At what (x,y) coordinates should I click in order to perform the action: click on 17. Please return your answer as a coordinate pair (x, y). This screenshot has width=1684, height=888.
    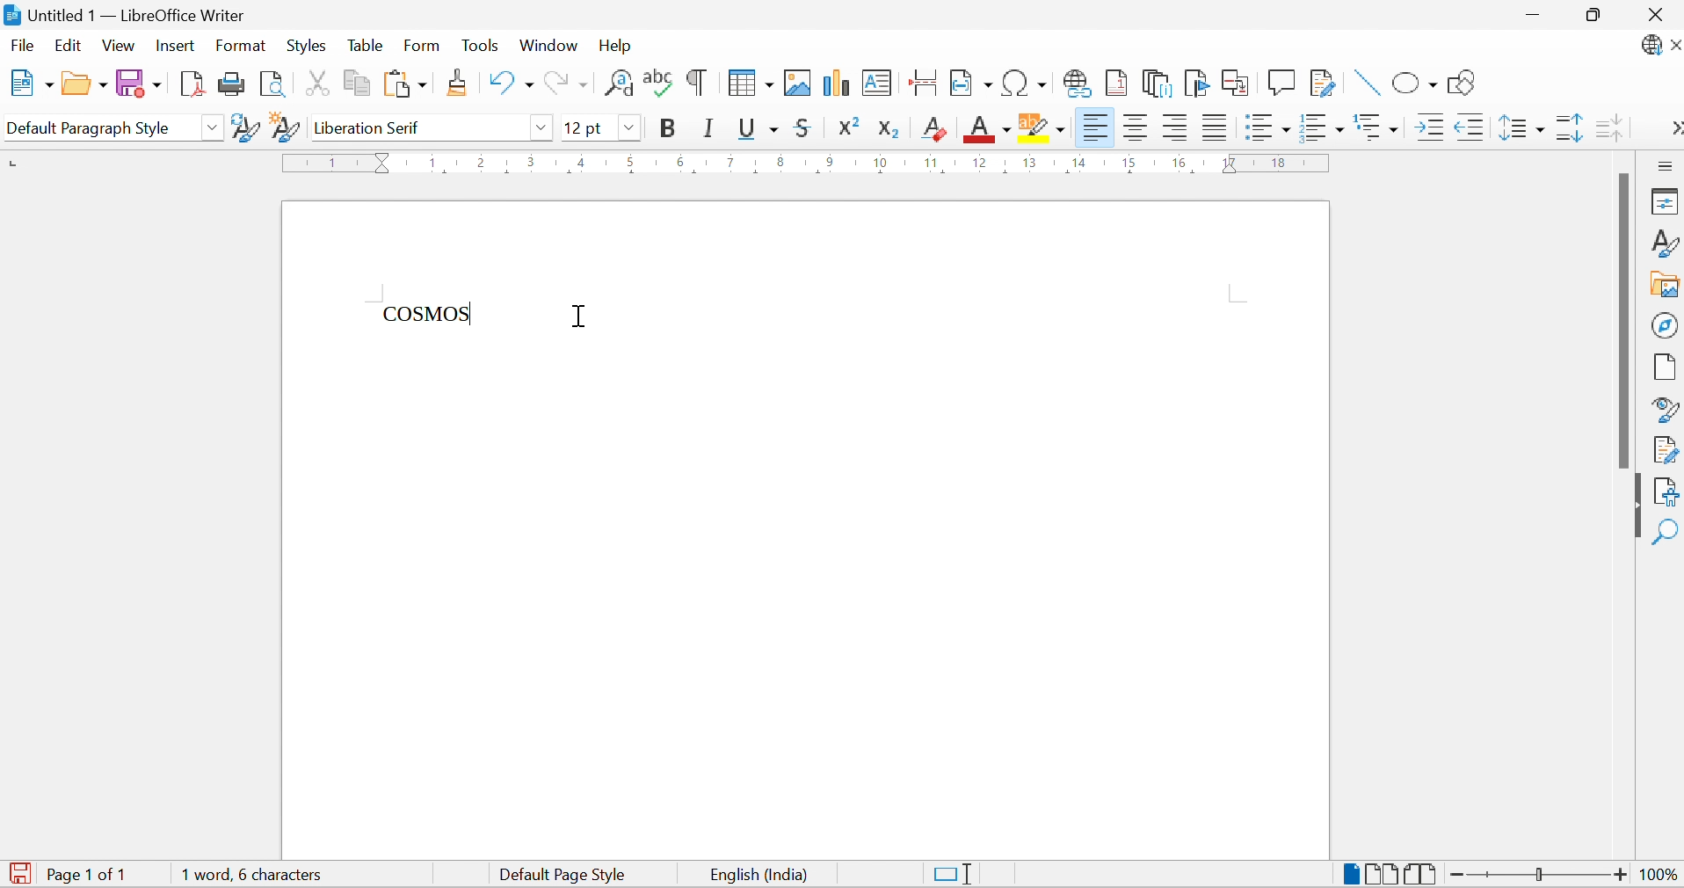
    Looking at the image, I should click on (1230, 163).